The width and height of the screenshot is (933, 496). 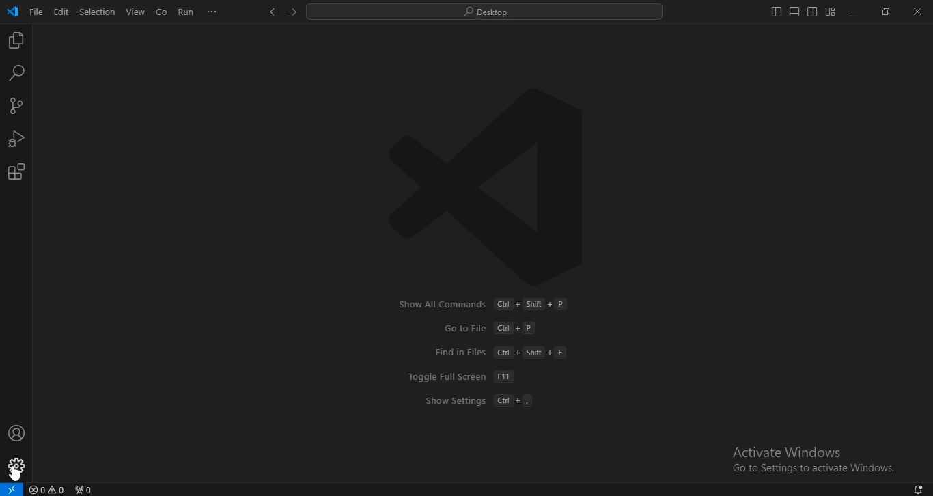 What do you see at coordinates (18, 74) in the screenshot?
I see `search` at bounding box center [18, 74].